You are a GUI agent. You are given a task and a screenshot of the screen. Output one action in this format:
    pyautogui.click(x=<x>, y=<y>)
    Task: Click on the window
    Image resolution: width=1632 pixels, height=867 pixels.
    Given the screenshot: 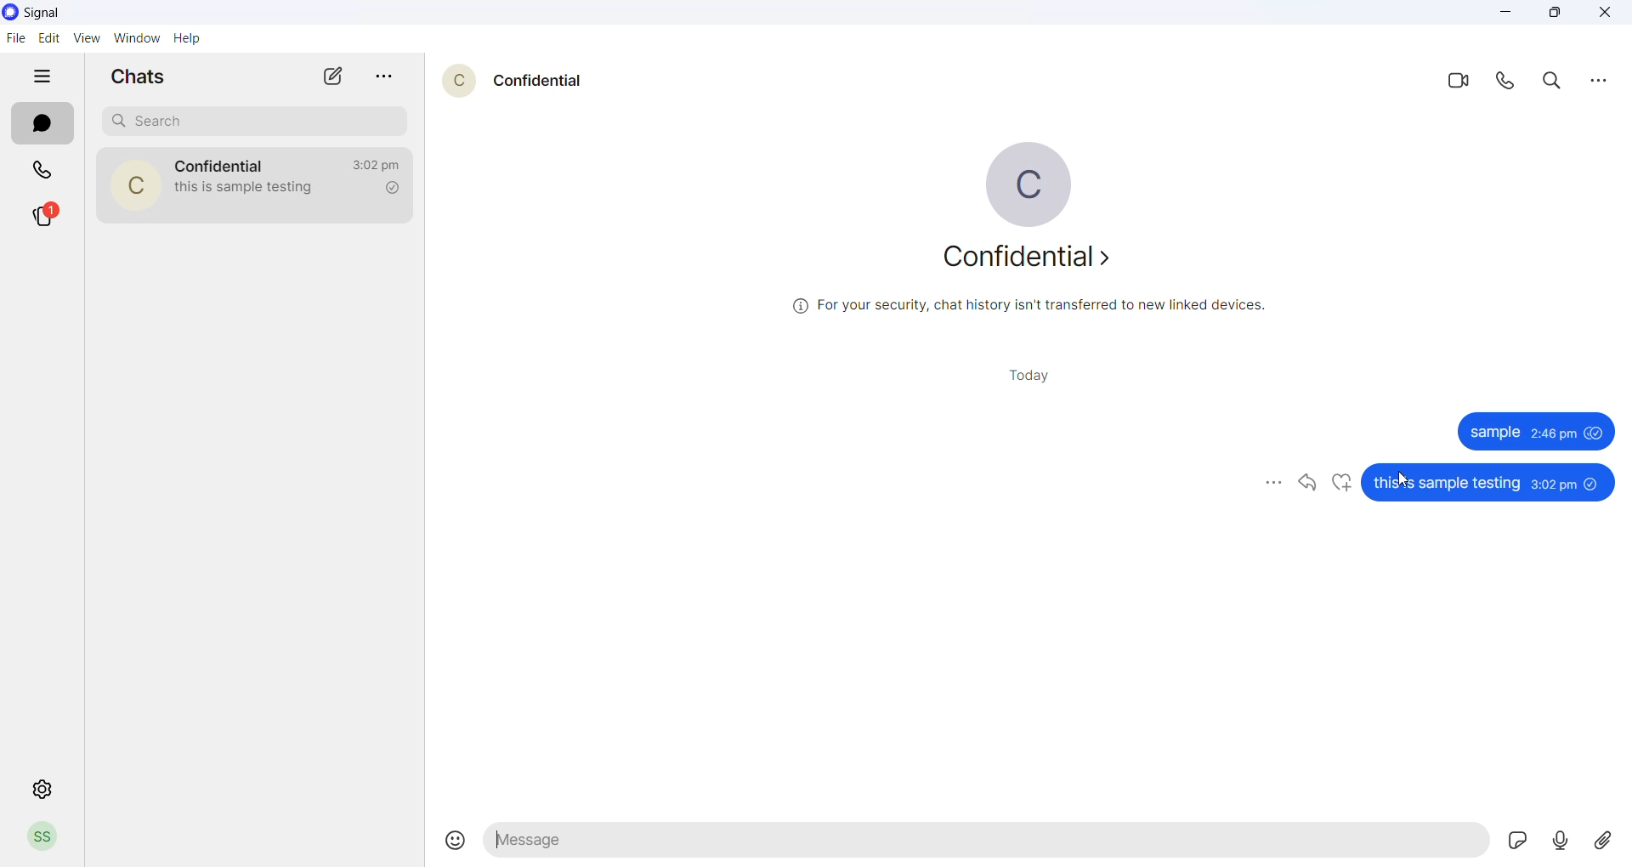 What is the action you would take?
    pyautogui.click(x=139, y=37)
    